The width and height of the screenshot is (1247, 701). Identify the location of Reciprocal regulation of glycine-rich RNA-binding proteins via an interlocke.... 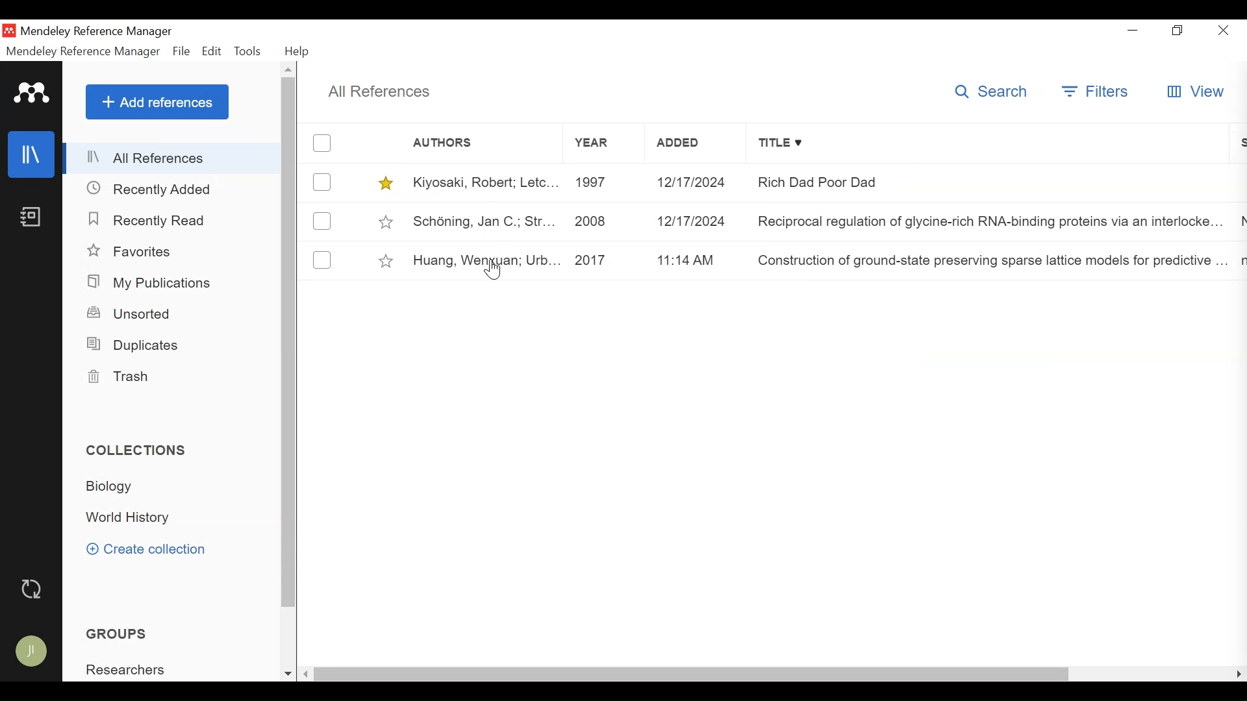
(990, 221).